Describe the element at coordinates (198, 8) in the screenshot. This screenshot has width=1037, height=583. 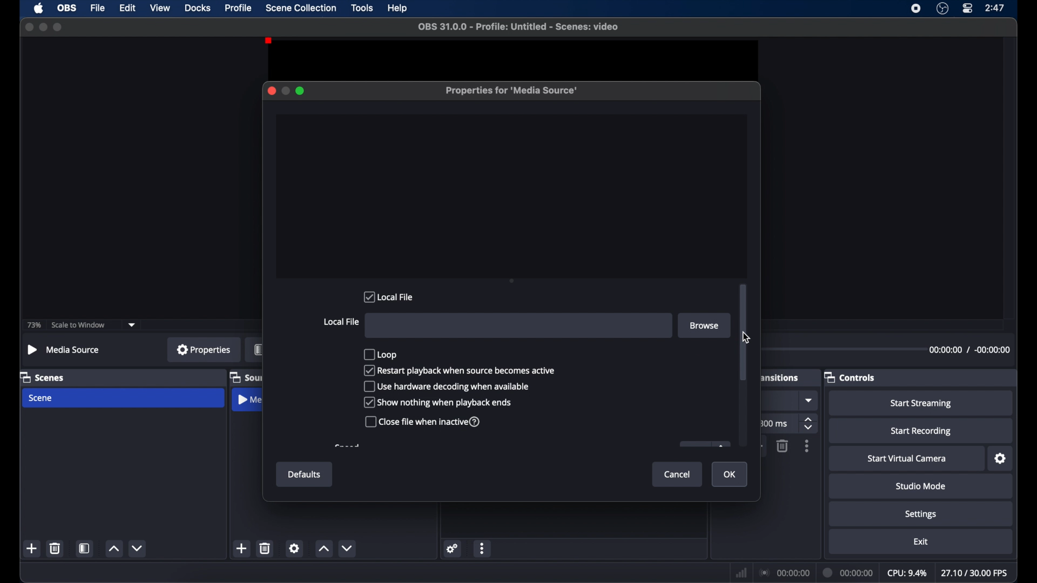
I see `docks` at that location.